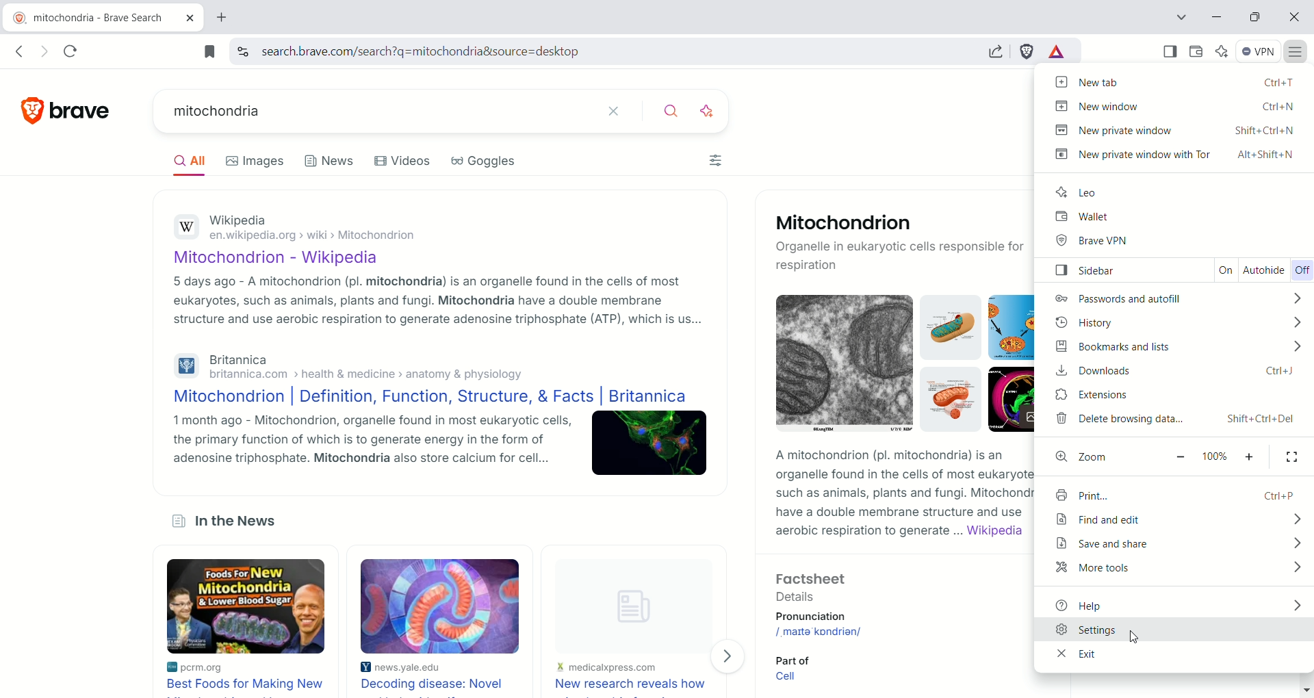 The height and width of the screenshot is (698, 1314). I want to click on off, so click(1300, 272).